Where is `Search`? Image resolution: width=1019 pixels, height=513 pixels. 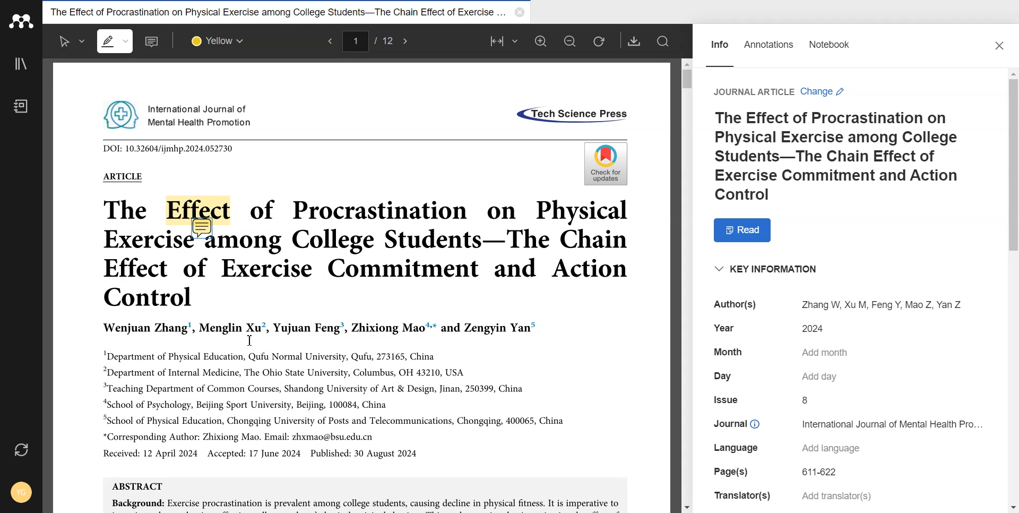
Search is located at coordinates (664, 41).